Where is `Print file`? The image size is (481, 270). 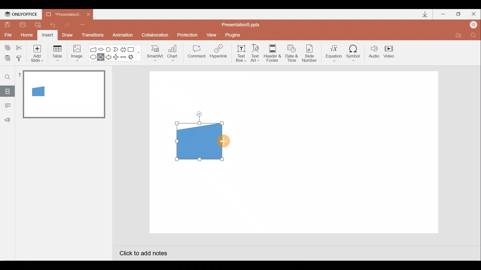 Print file is located at coordinates (22, 24).